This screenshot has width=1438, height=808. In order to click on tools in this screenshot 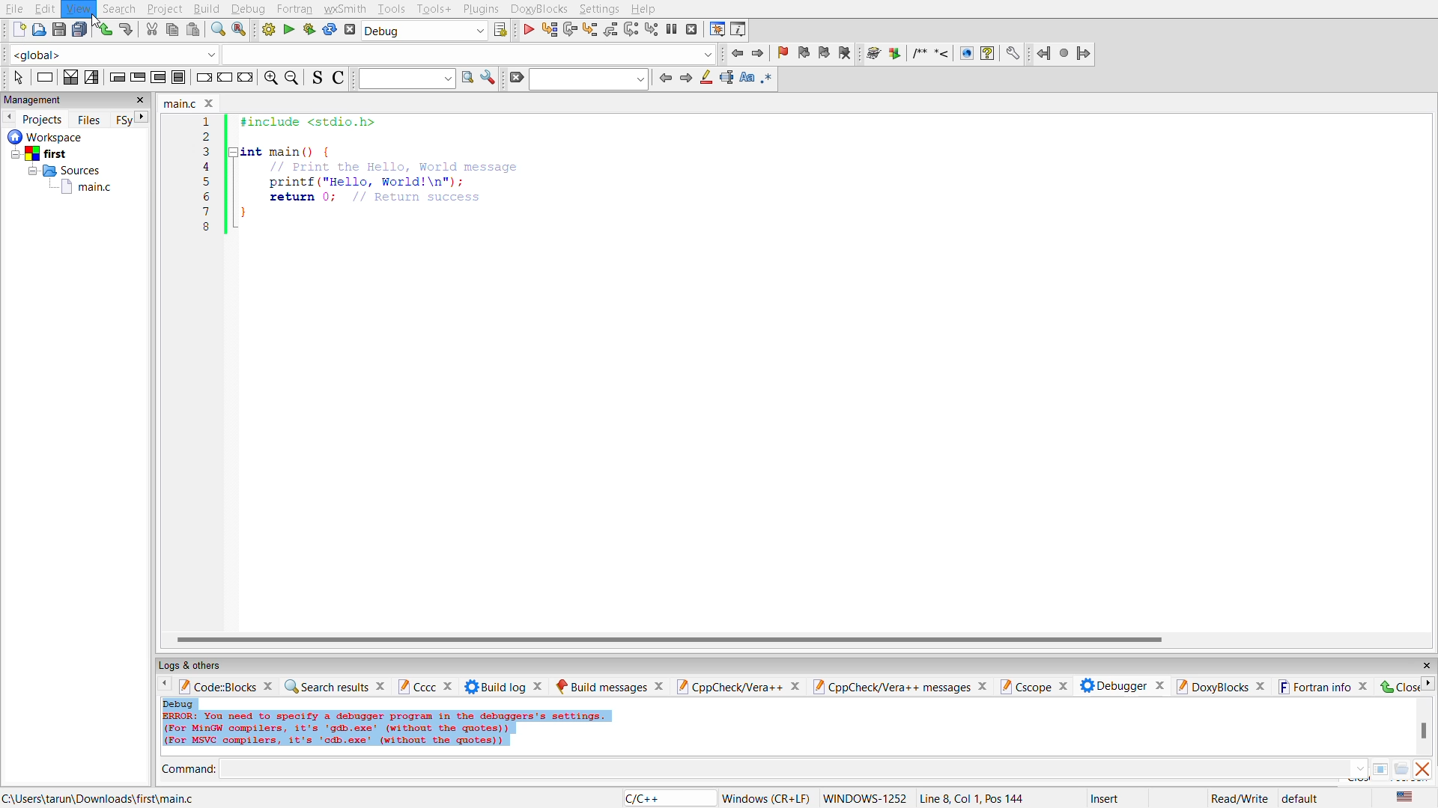, I will do `click(393, 10)`.